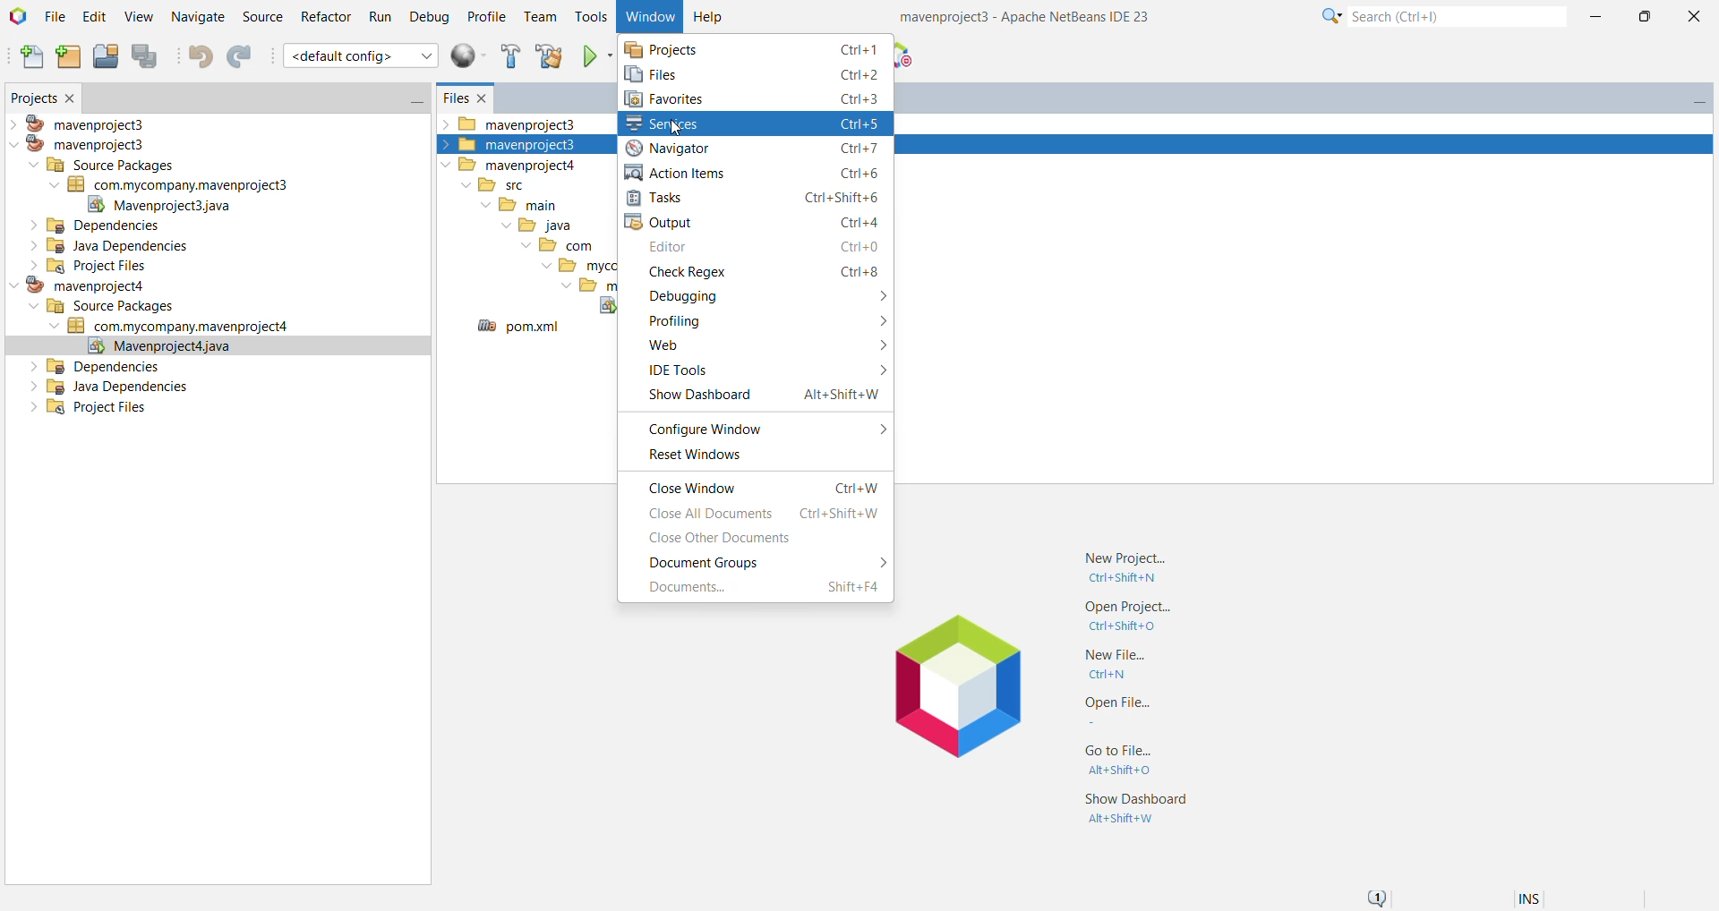 This screenshot has width=1719, height=911. What do you see at coordinates (754, 150) in the screenshot?
I see `Navigator` at bounding box center [754, 150].